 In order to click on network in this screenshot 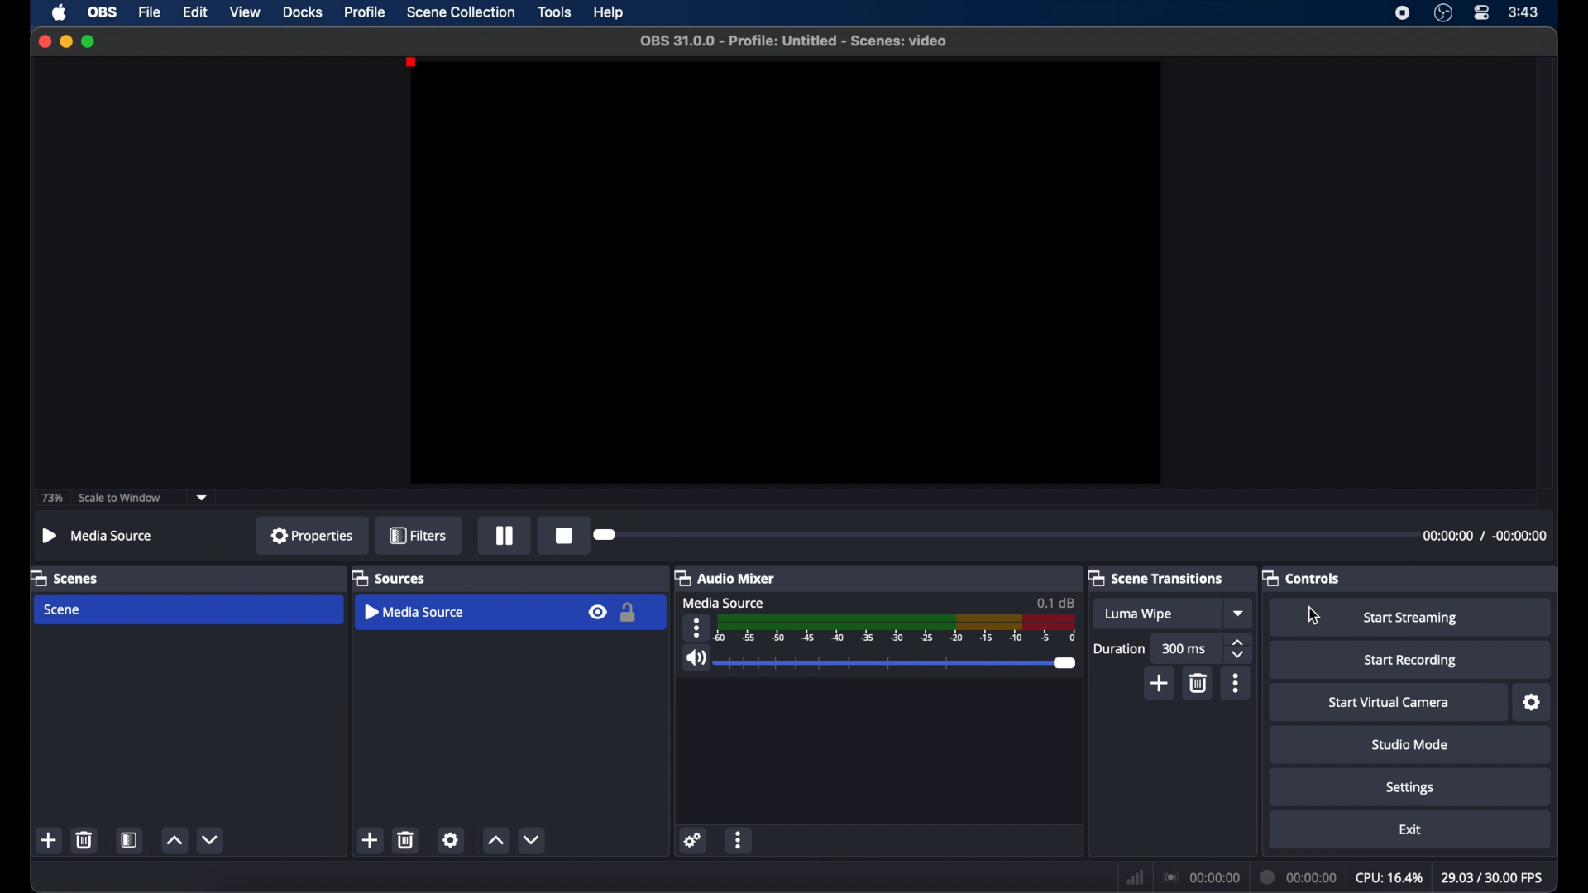, I will do `click(1136, 878)`.